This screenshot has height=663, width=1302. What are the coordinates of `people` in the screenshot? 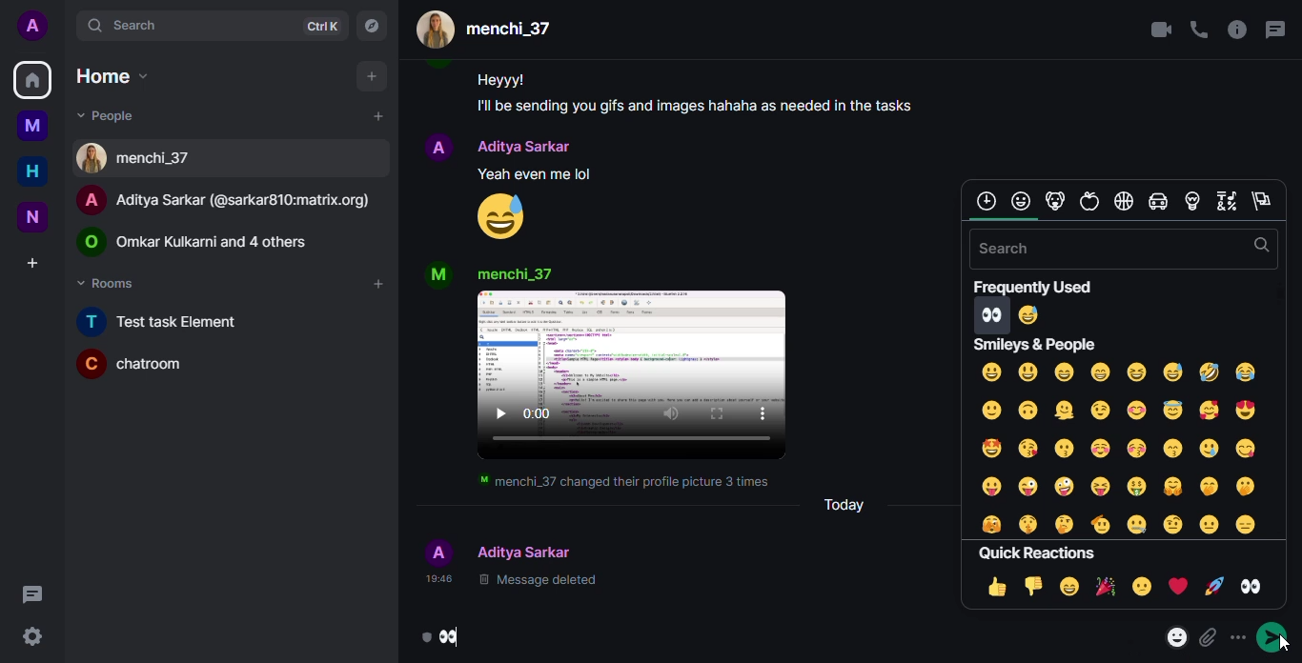 It's located at (516, 272).